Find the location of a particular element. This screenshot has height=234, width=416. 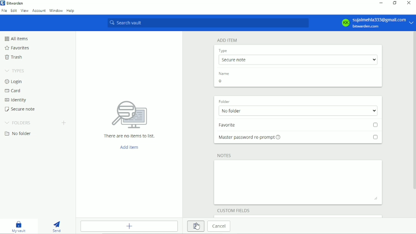

All items is located at coordinates (16, 38).